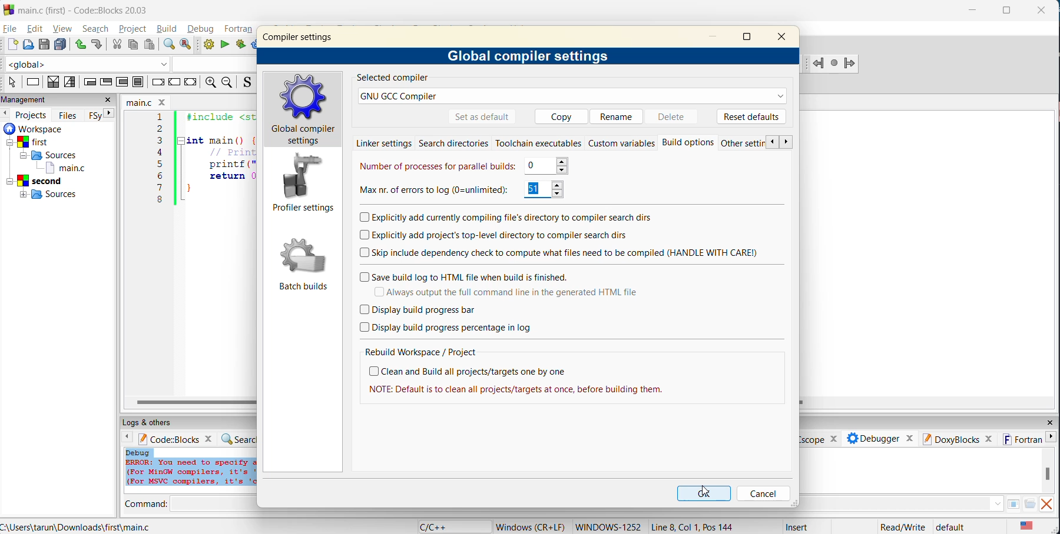  Describe the element at coordinates (81, 45) in the screenshot. I see `undo` at that location.